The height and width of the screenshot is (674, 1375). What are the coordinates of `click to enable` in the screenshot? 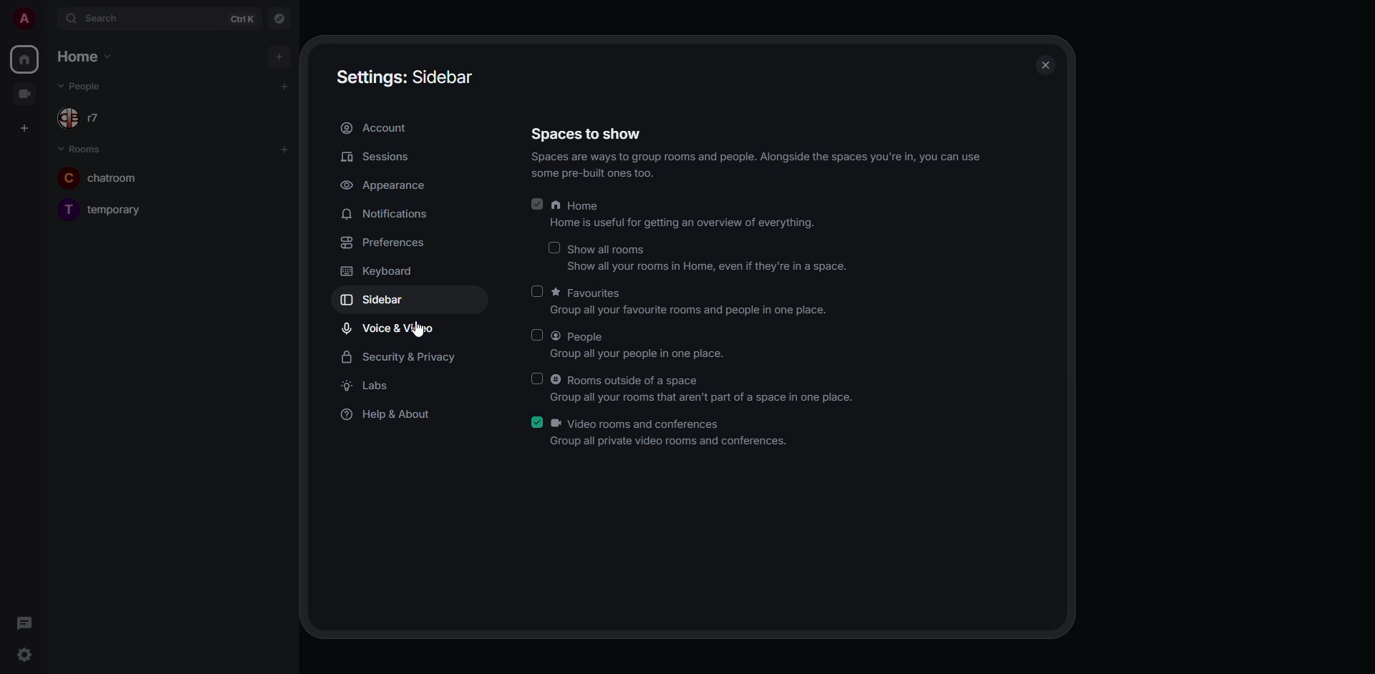 It's located at (537, 333).